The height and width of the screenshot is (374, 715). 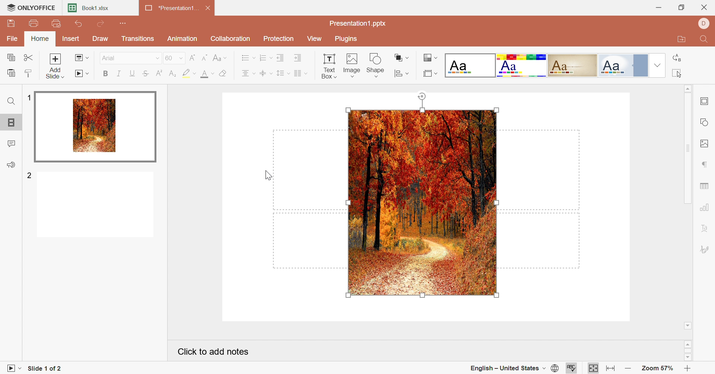 What do you see at coordinates (706, 144) in the screenshot?
I see `image settings` at bounding box center [706, 144].